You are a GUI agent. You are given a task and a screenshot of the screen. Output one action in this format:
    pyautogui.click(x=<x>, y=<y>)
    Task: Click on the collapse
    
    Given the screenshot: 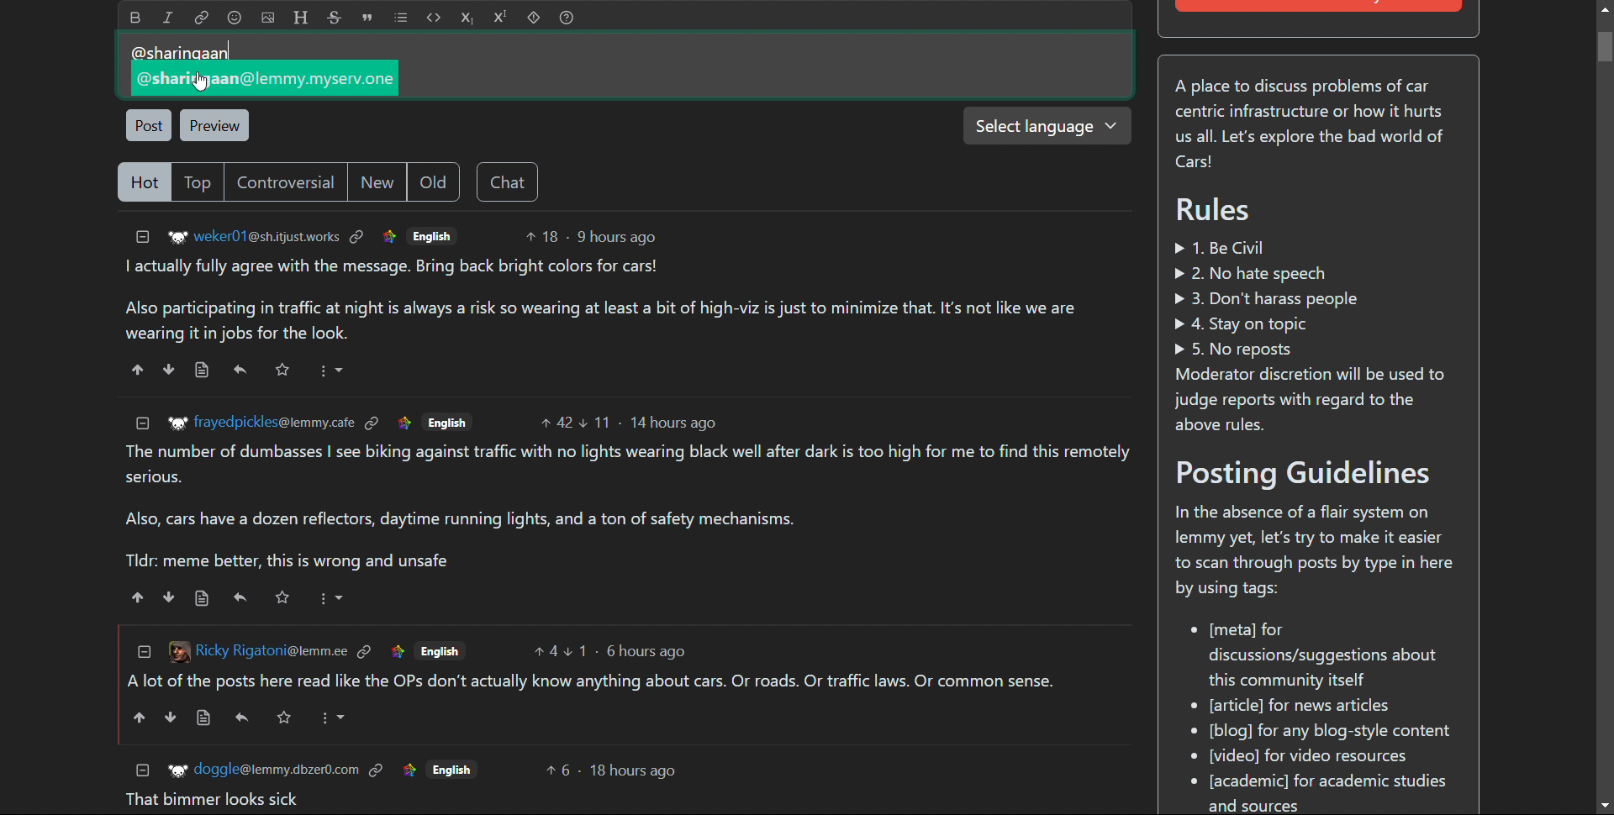 What is the action you would take?
    pyautogui.click(x=143, y=238)
    